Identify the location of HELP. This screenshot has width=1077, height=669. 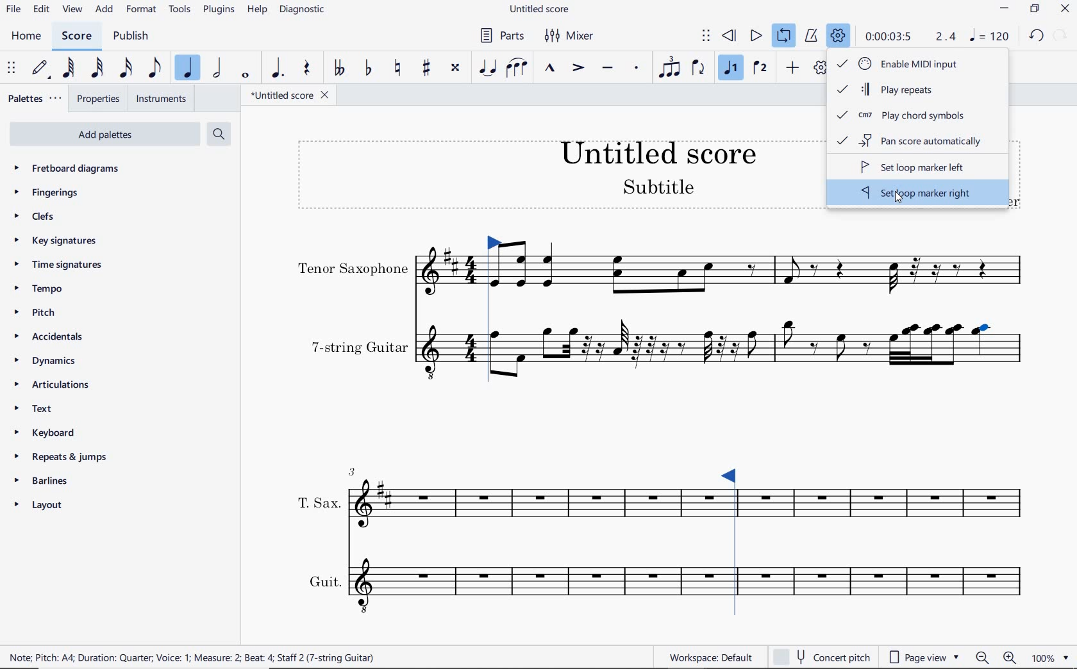
(256, 10).